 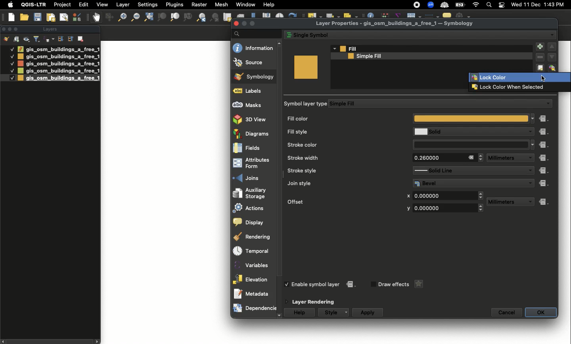 What do you see at coordinates (431, 5) in the screenshot?
I see `` at bounding box center [431, 5].